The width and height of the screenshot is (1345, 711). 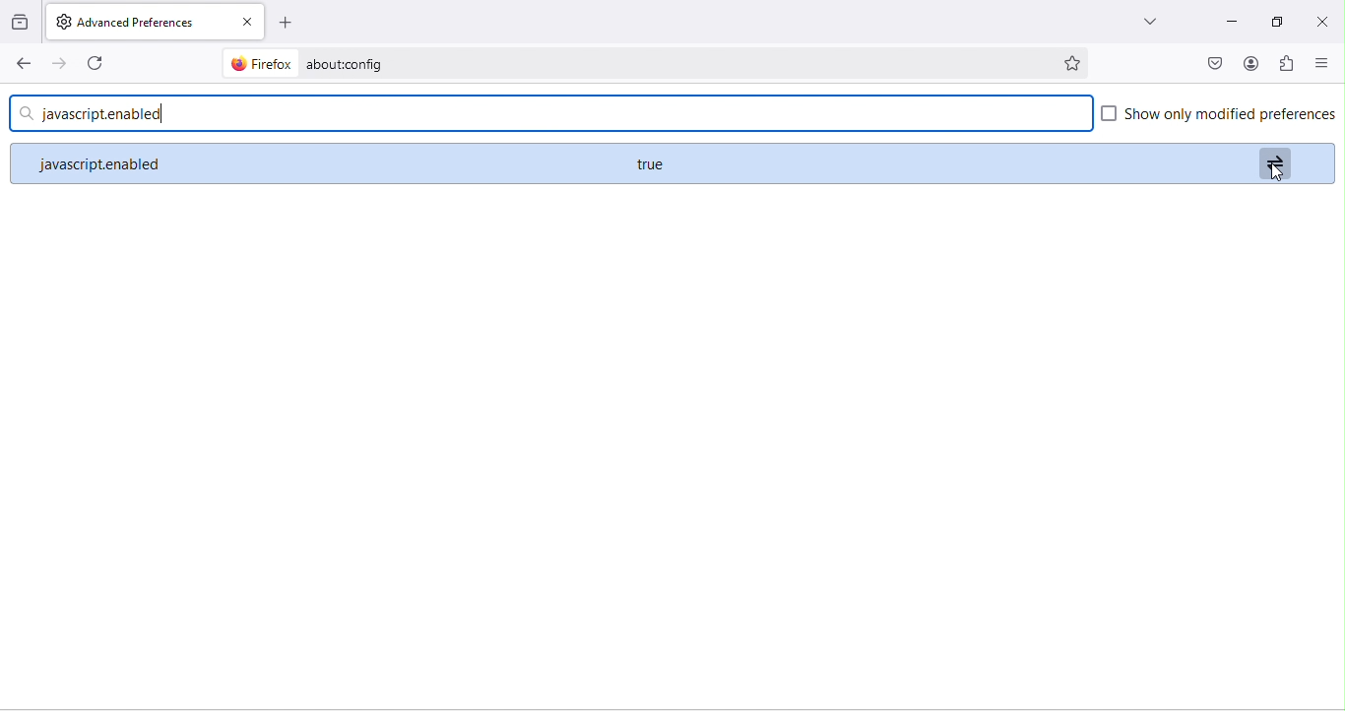 I want to click on toggle, so click(x=1276, y=161).